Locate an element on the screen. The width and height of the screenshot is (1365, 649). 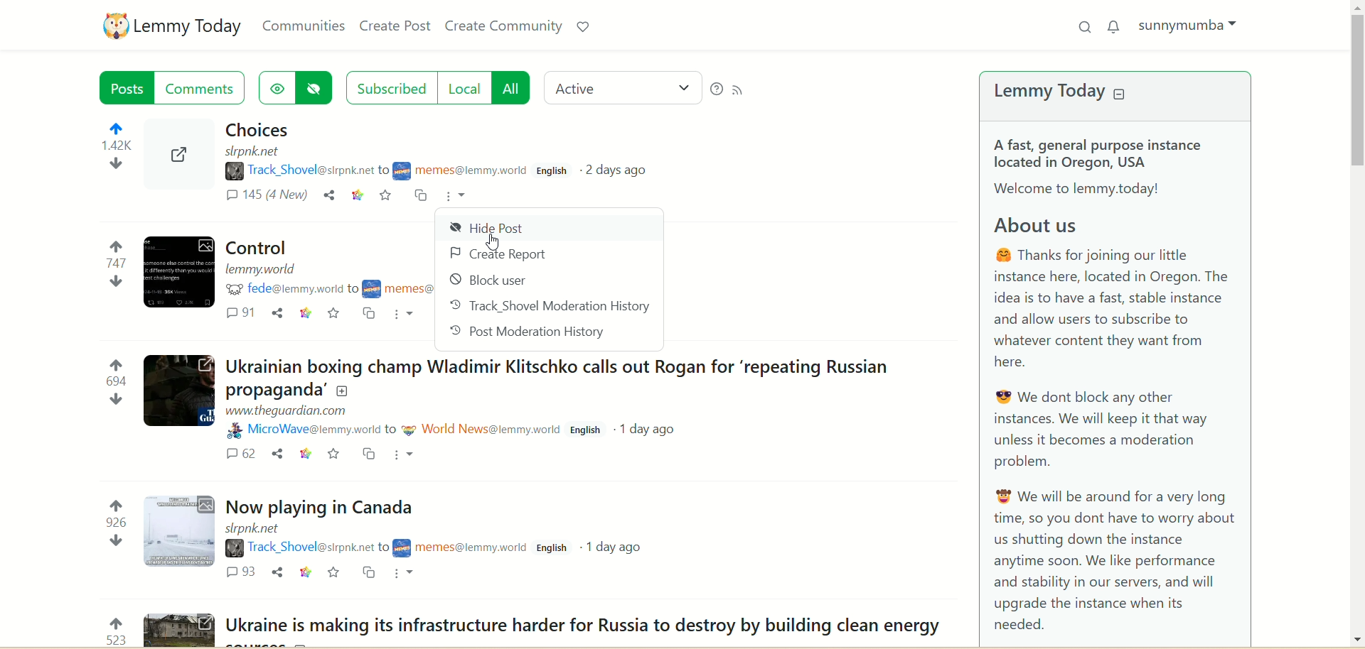
votes up and down is located at coordinates (105, 156).